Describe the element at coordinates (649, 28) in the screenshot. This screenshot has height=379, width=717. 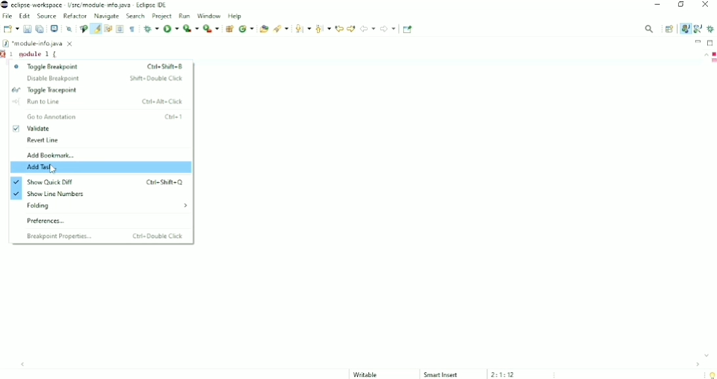
I see `Access commands and other items` at that location.